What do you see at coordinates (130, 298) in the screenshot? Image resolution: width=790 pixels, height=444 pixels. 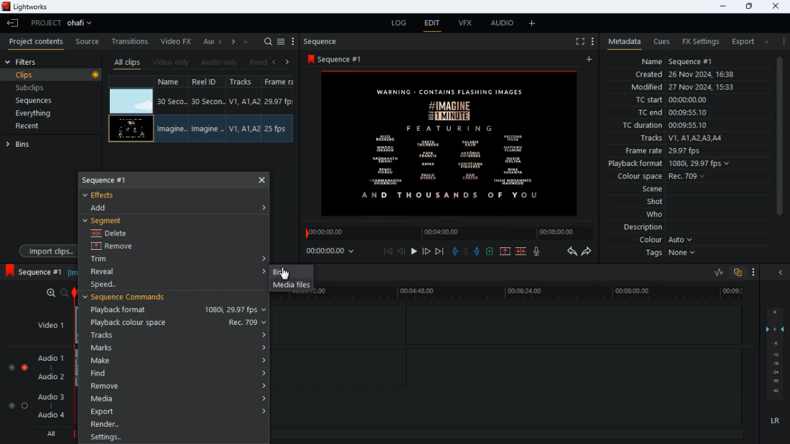 I see `sequence command` at bounding box center [130, 298].